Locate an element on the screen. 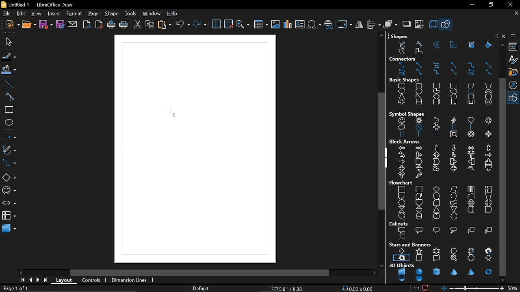  Untitled 1 - LibreOffice Draw is located at coordinates (39, 4).